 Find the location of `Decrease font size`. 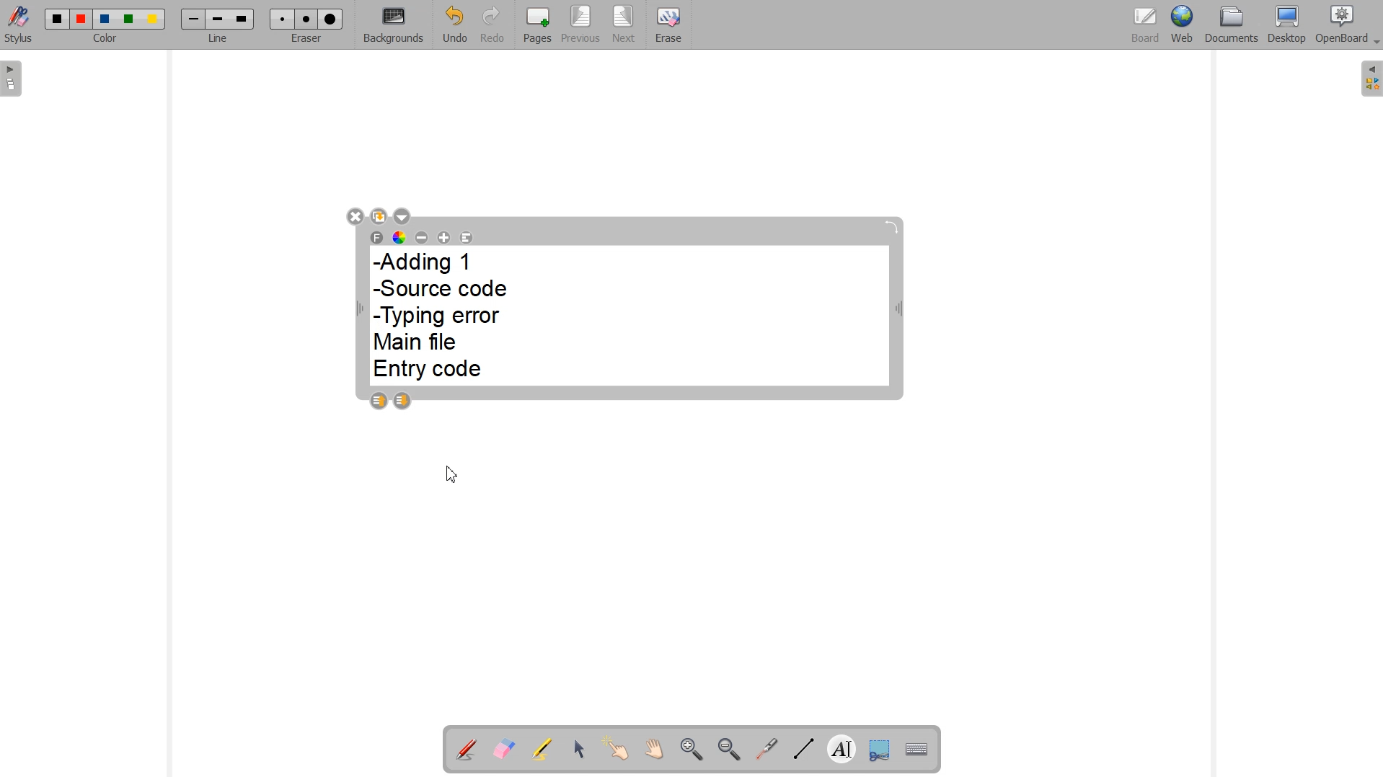

Decrease font size is located at coordinates (422, 236).